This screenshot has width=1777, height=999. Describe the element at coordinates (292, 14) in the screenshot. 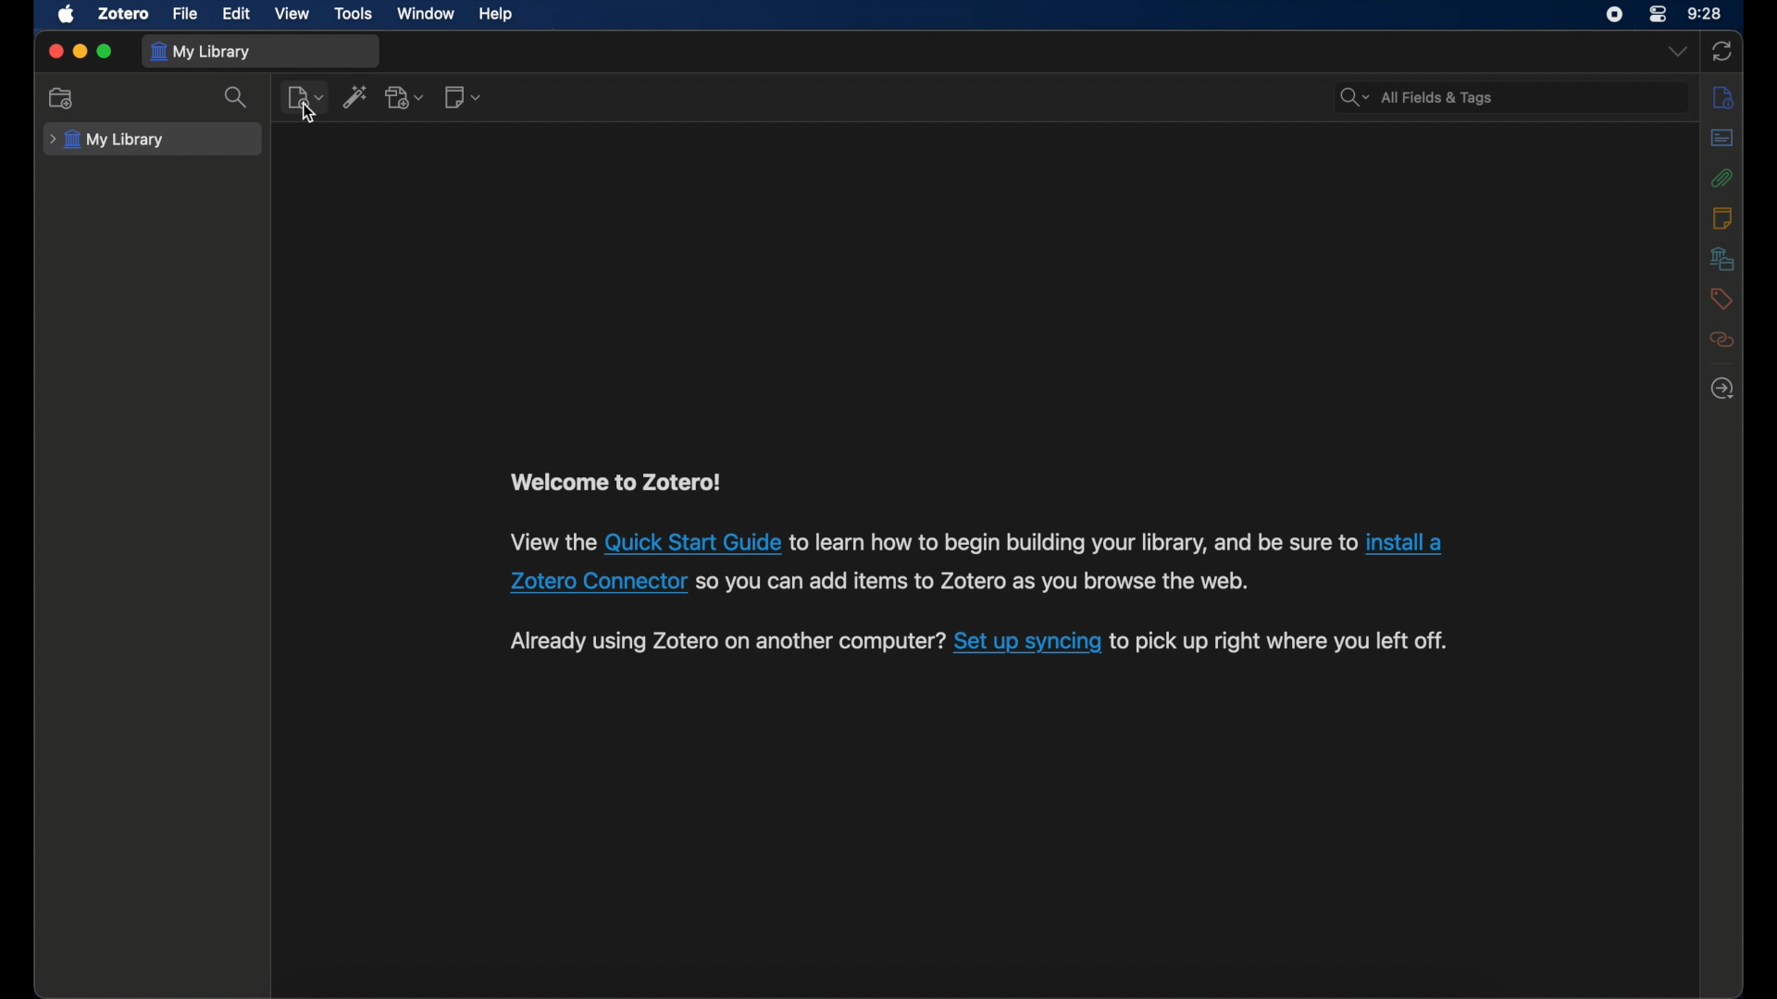

I see `view` at that location.